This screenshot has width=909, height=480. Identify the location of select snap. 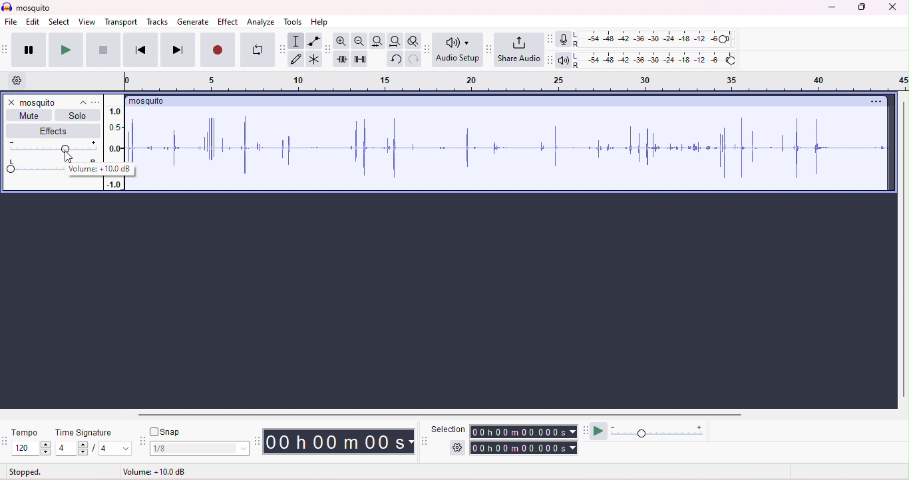
(200, 449).